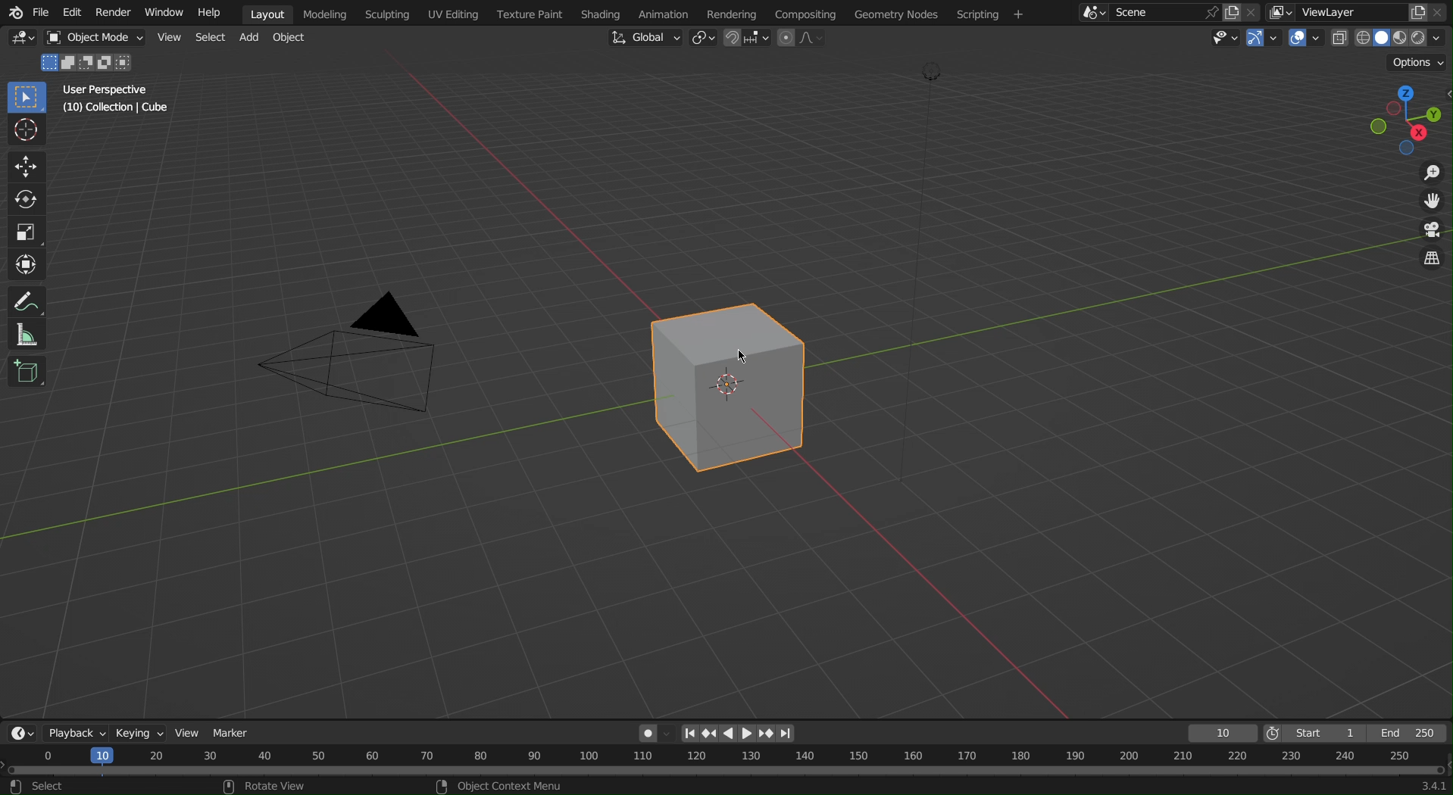 This screenshot has height=795, width=1453. Describe the element at coordinates (27, 263) in the screenshot. I see `Transform` at that location.